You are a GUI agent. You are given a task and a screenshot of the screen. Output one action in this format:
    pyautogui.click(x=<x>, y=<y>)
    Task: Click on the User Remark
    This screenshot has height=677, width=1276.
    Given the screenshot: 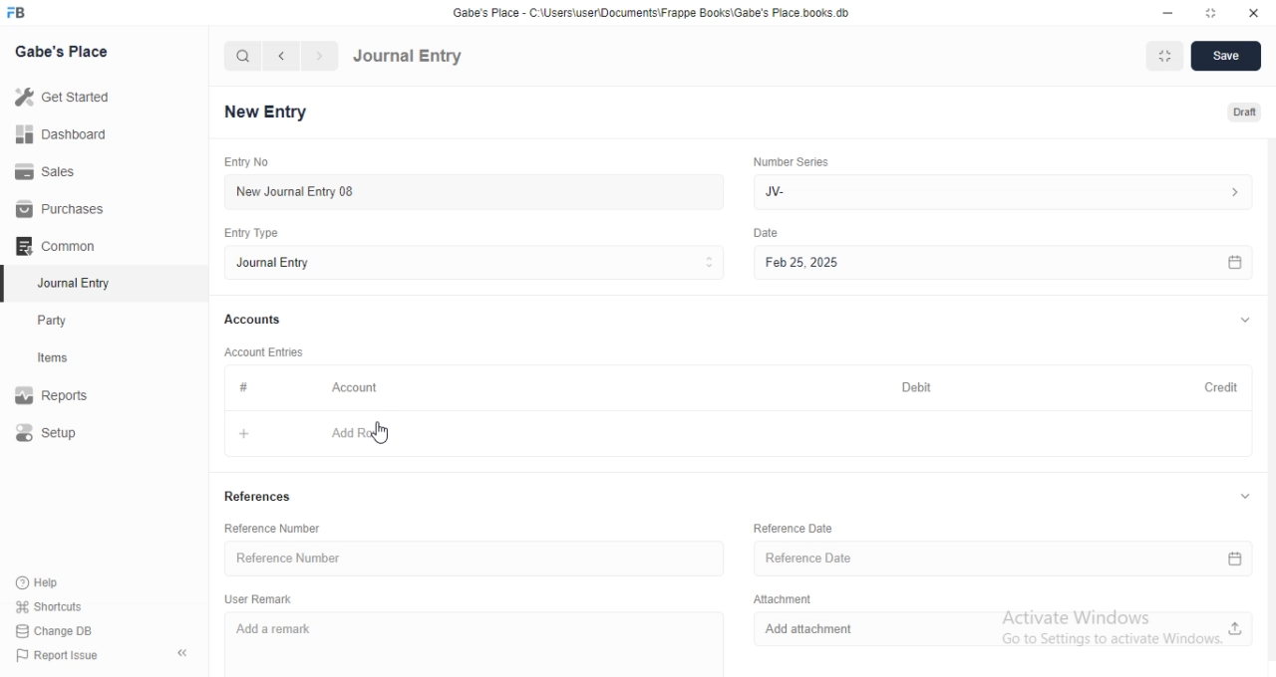 What is the action you would take?
    pyautogui.click(x=260, y=599)
    